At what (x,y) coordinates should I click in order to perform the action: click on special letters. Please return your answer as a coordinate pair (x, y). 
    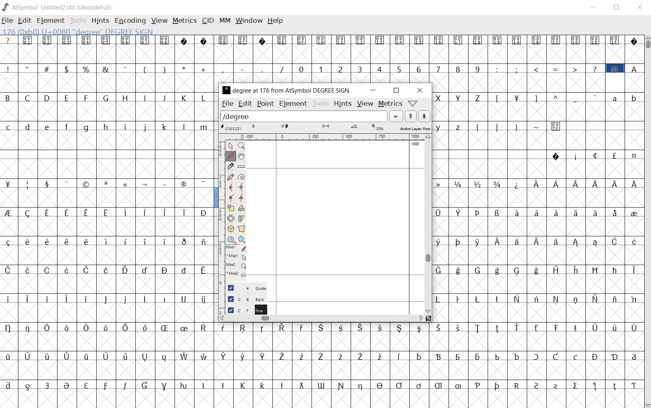
    Looking at the image, I should click on (536, 269).